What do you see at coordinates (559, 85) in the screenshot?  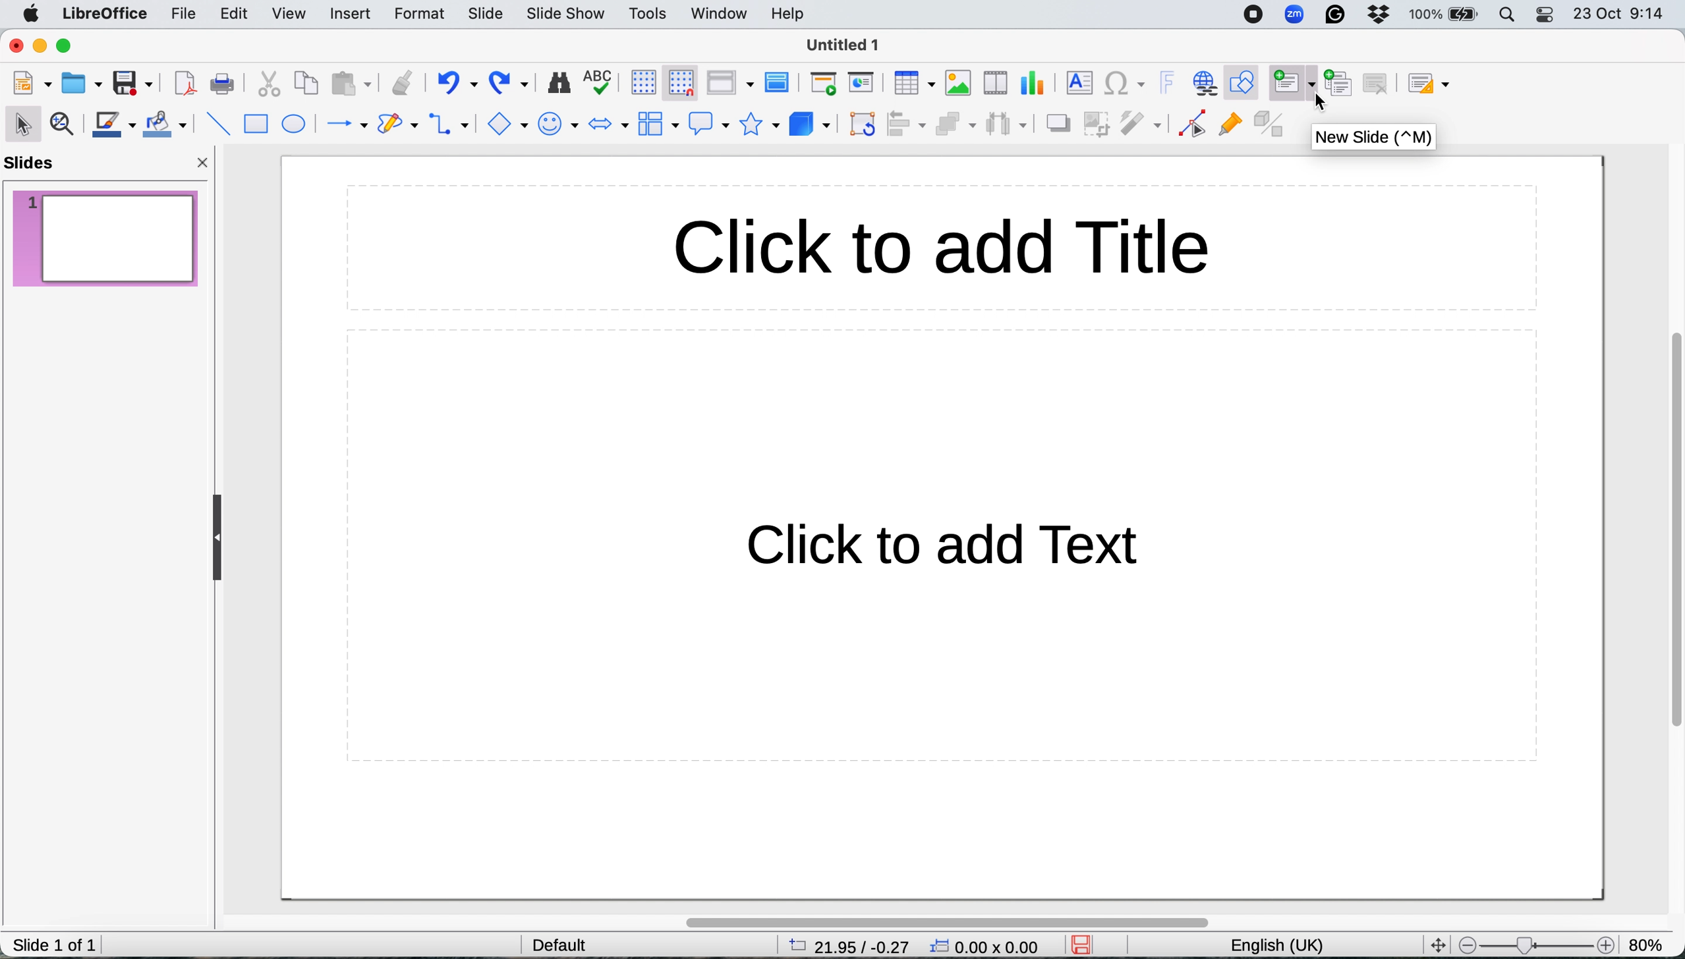 I see `find and replace` at bounding box center [559, 85].